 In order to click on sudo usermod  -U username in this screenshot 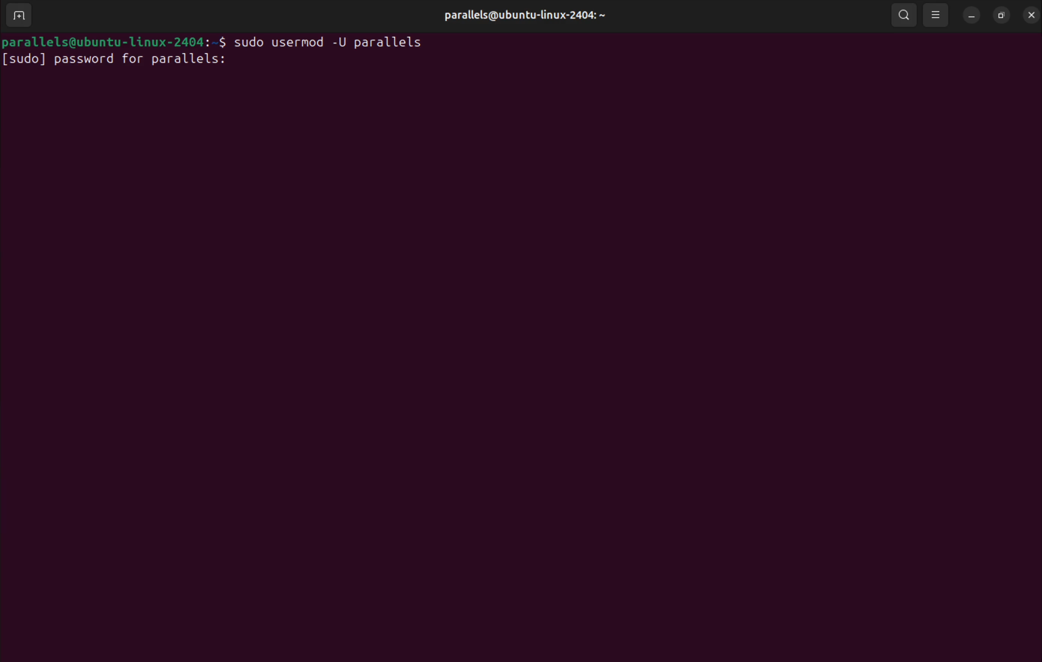, I will do `click(338, 40)`.